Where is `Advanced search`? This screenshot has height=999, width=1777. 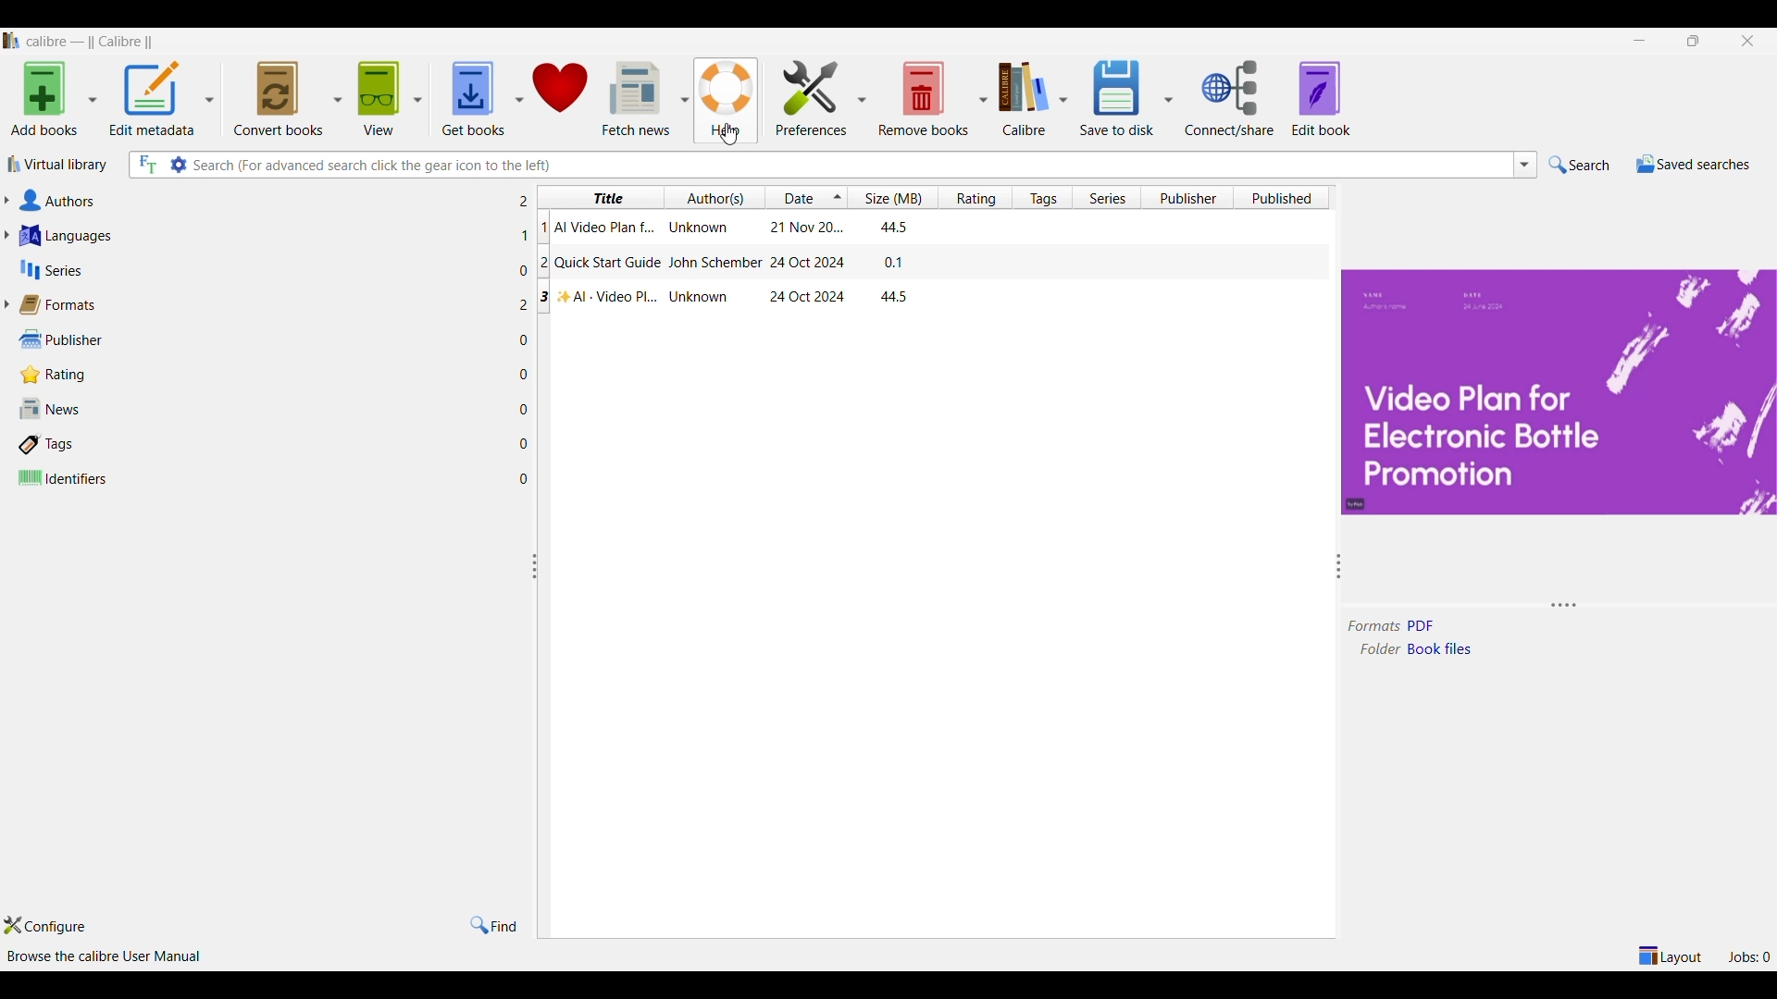 Advanced search is located at coordinates (180, 165).